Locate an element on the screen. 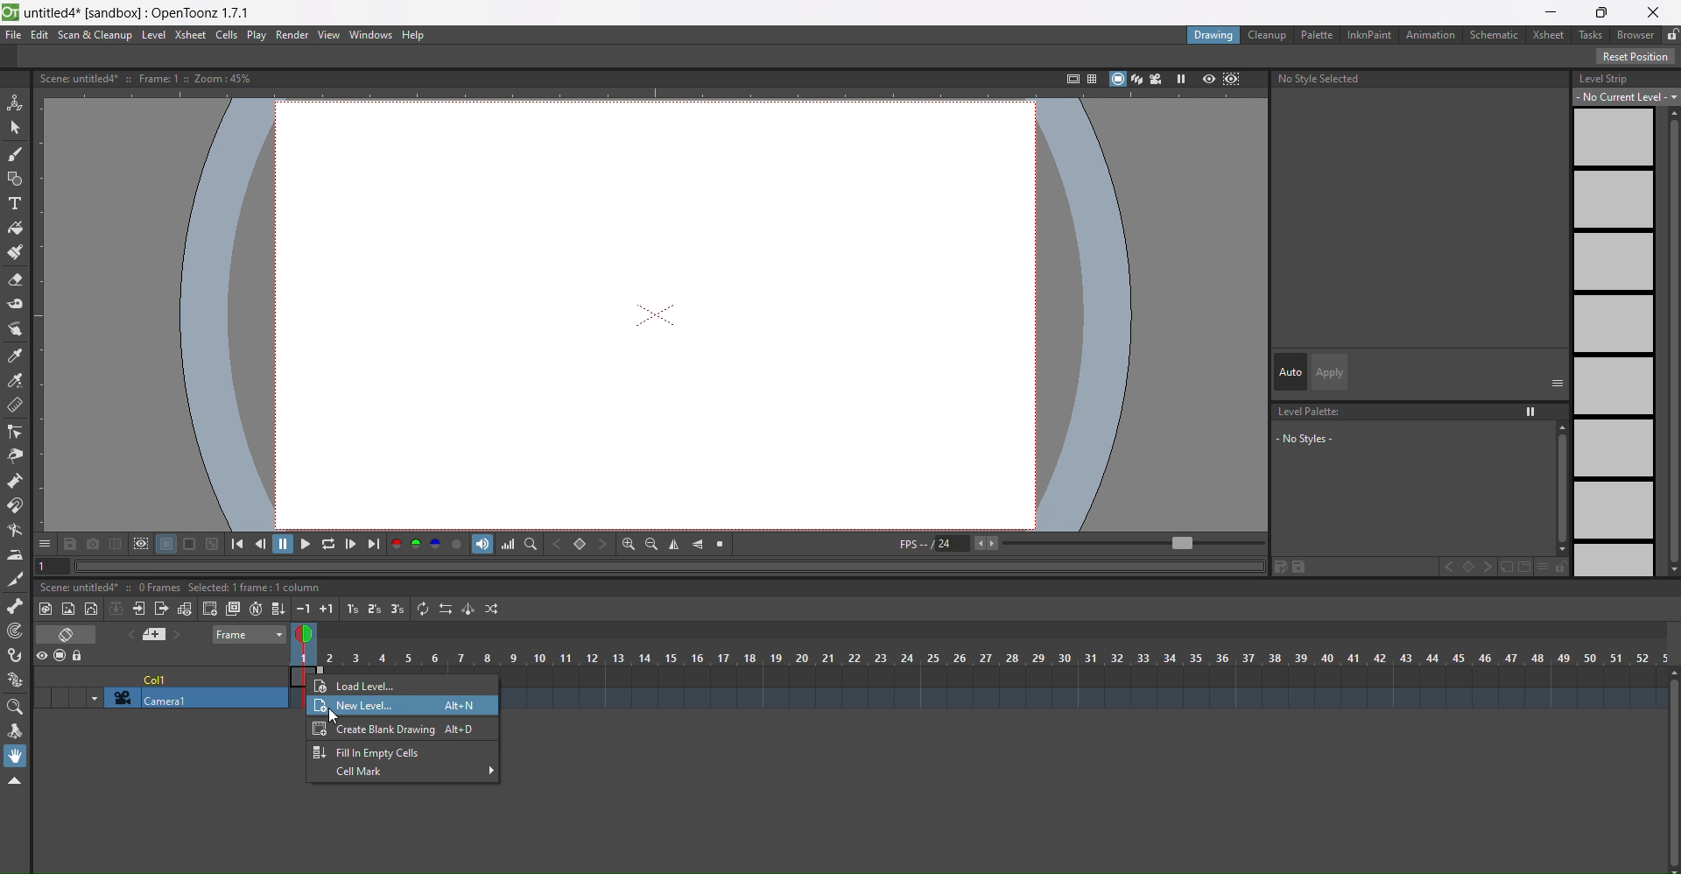 Image resolution: width=1681 pixels, height=874 pixels. new level is located at coordinates (356, 707).